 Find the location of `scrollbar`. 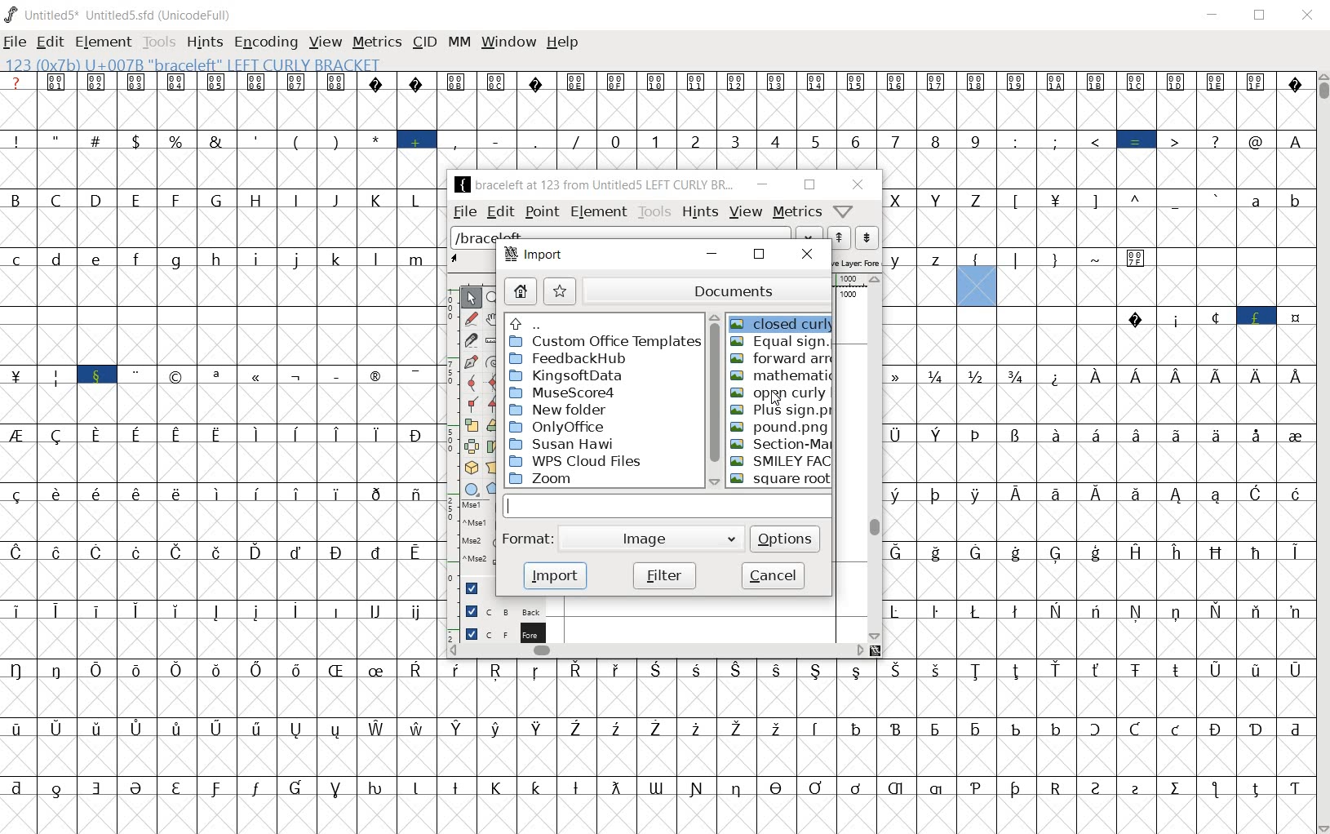

scrollbar is located at coordinates (658, 650).